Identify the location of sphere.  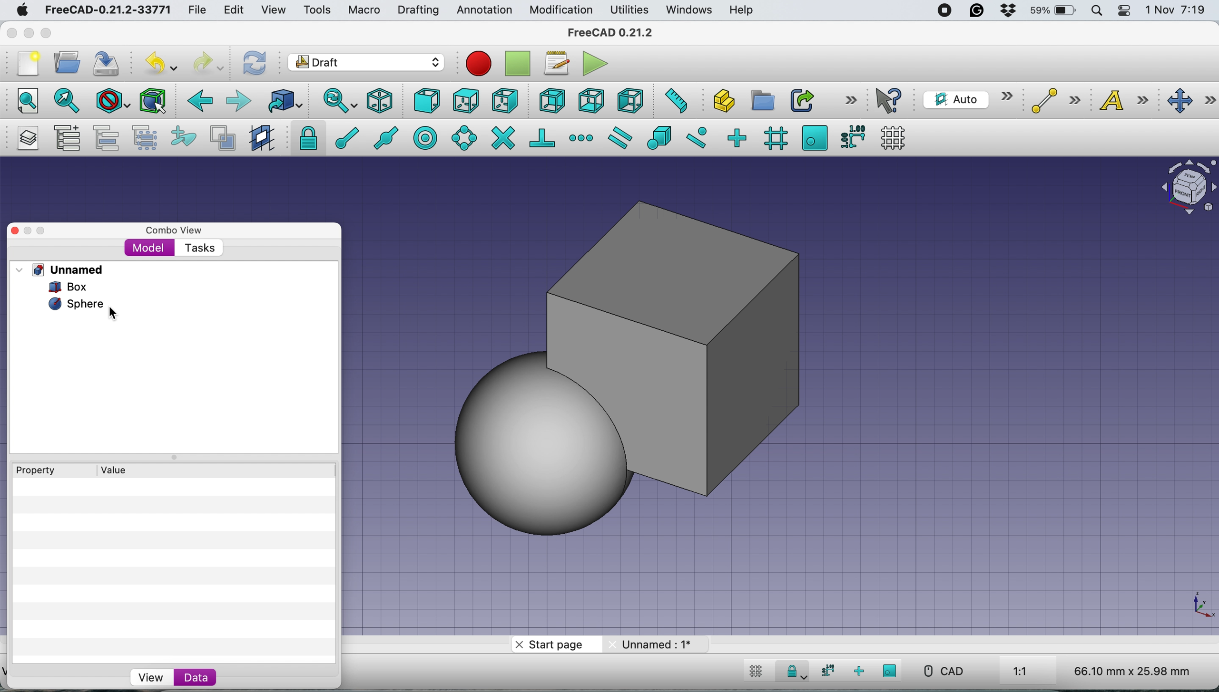
(538, 444).